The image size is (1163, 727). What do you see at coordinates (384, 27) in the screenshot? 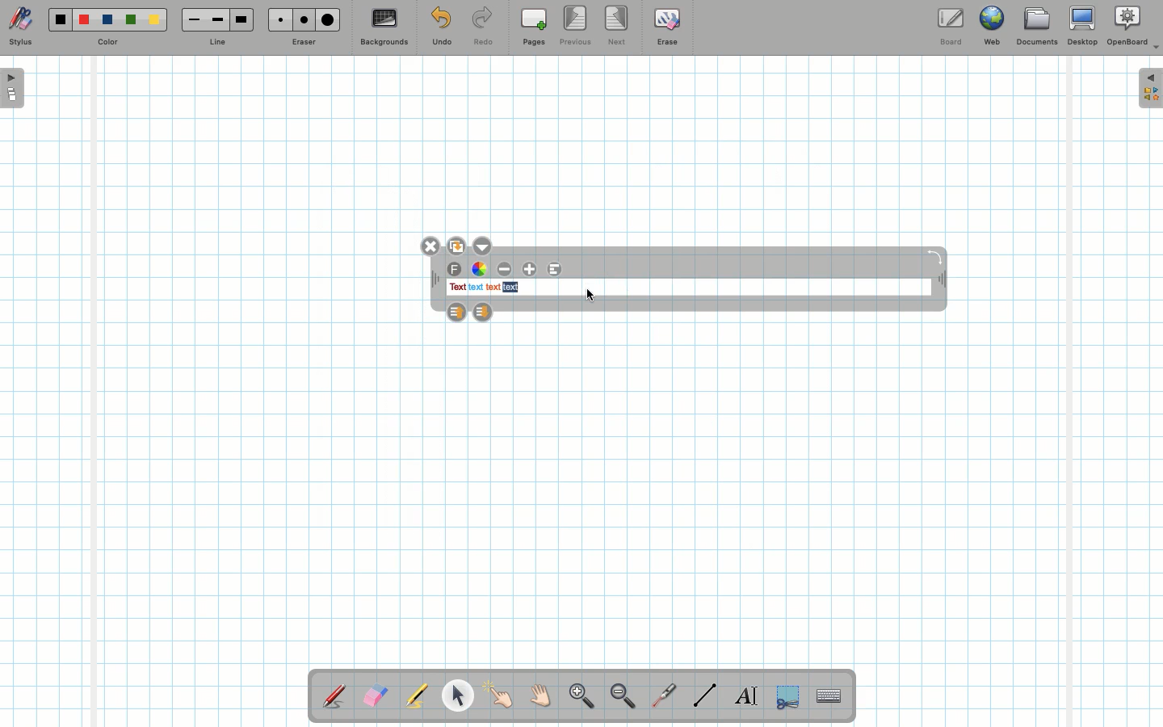
I see `Backgrounds` at bounding box center [384, 27].